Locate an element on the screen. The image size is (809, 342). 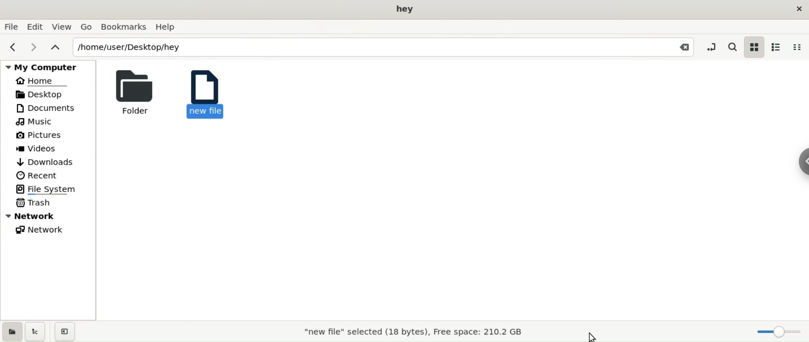
cursor is located at coordinates (600, 336).